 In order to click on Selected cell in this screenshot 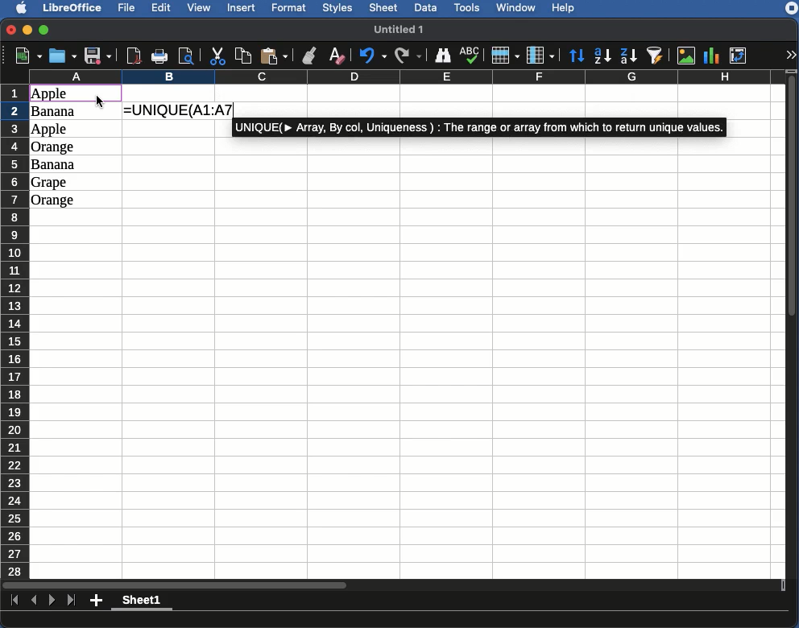, I will do `click(76, 93)`.